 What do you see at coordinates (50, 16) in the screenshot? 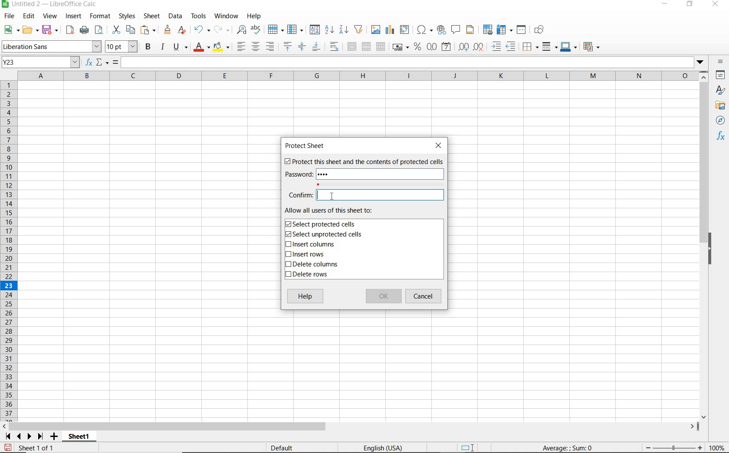
I see `VIEW` at bounding box center [50, 16].